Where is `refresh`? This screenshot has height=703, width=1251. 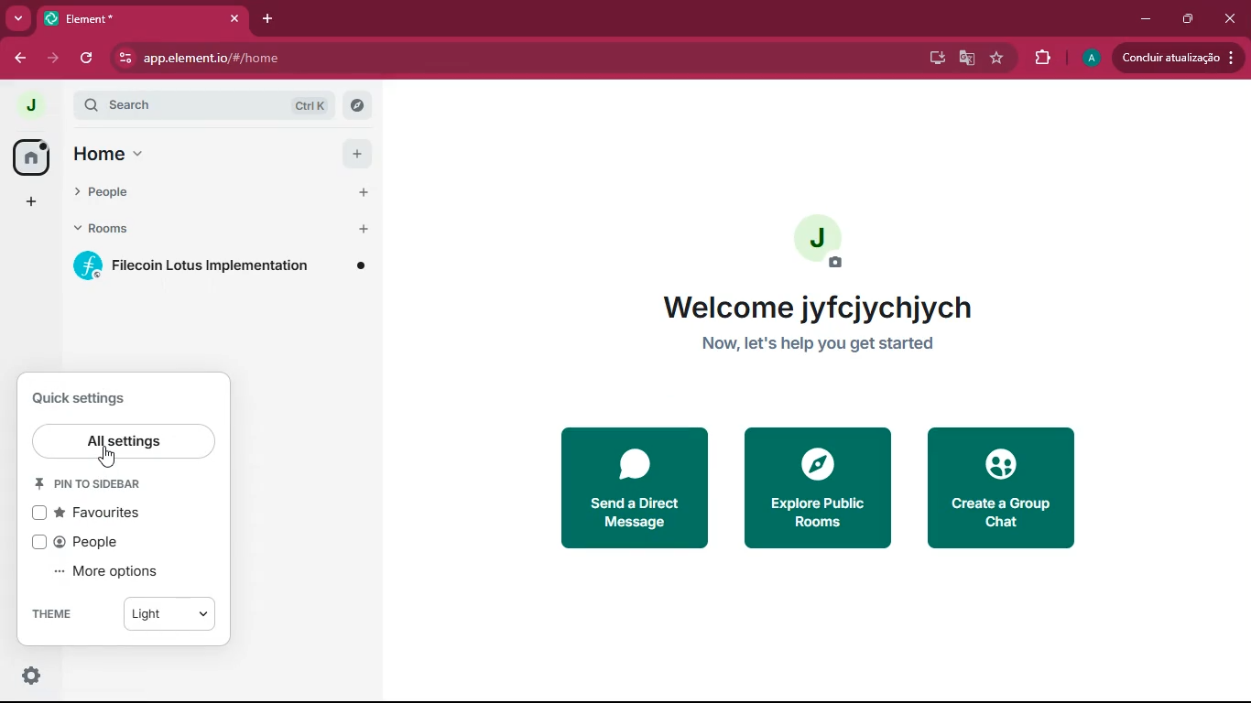
refresh is located at coordinates (90, 58).